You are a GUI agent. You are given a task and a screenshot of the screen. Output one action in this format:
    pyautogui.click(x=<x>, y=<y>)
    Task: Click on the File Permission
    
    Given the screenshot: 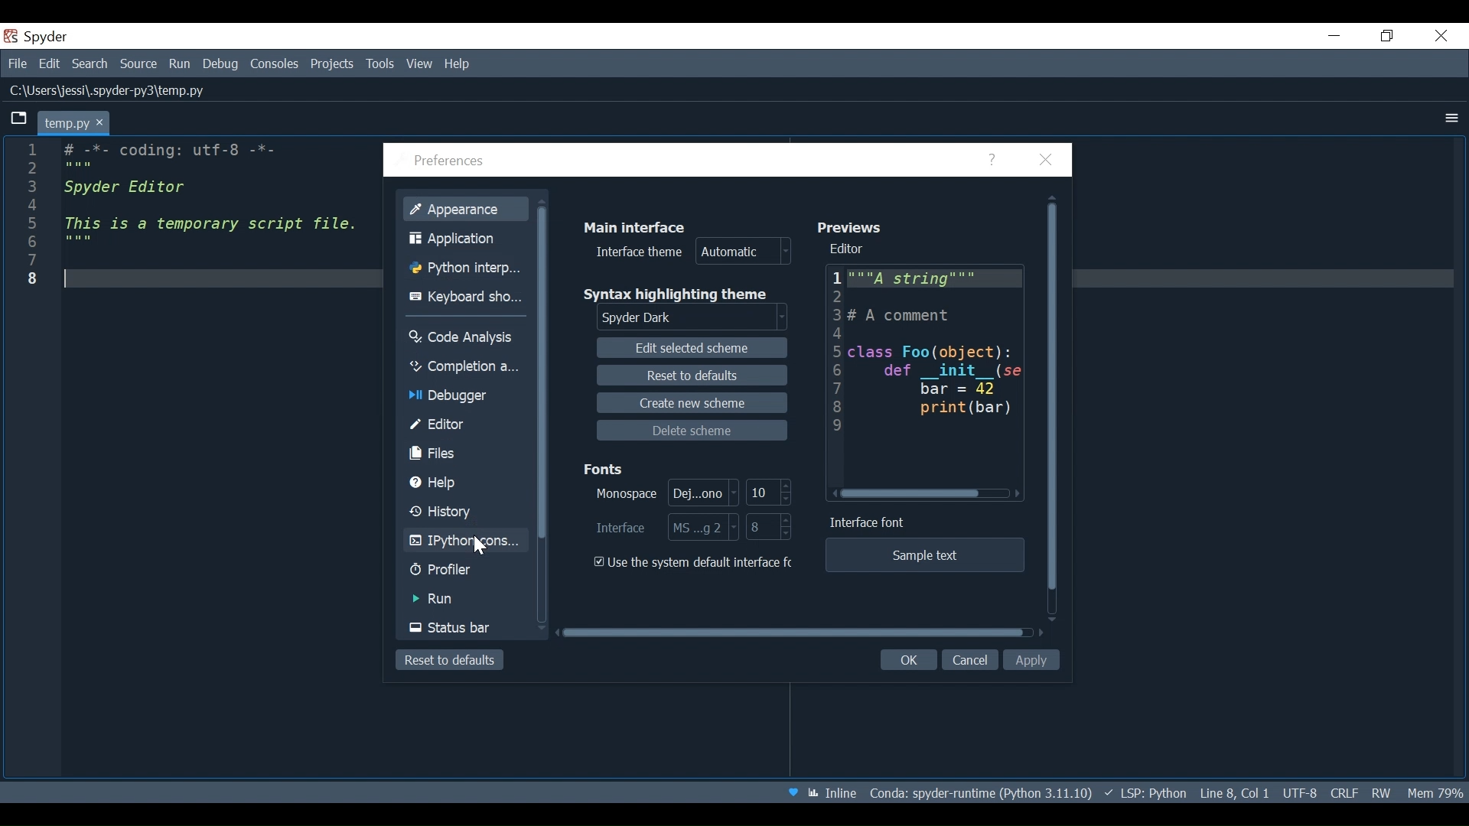 What is the action you would take?
    pyautogui.click(x=1382, y=793)
    